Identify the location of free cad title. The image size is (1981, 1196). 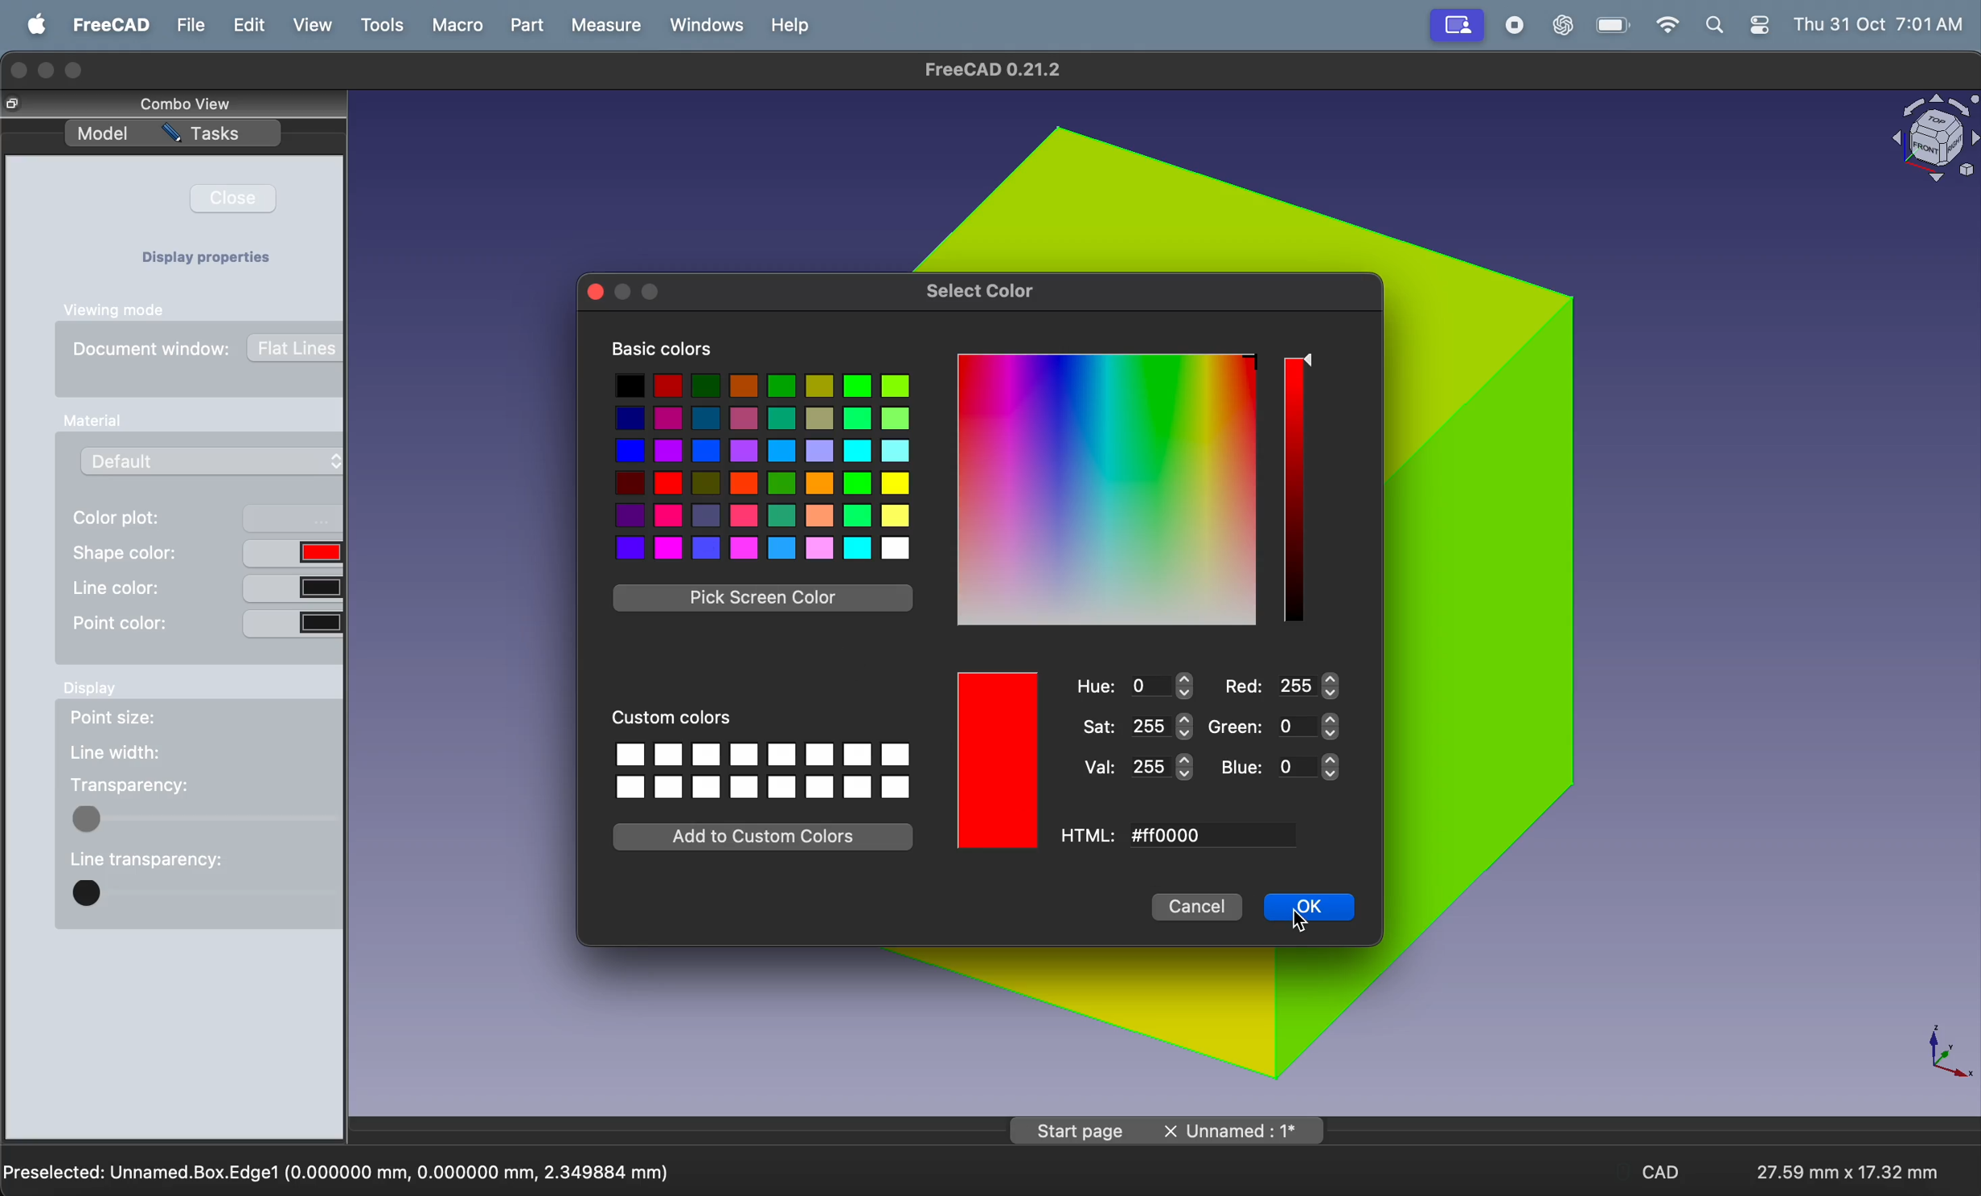
(999, 70).